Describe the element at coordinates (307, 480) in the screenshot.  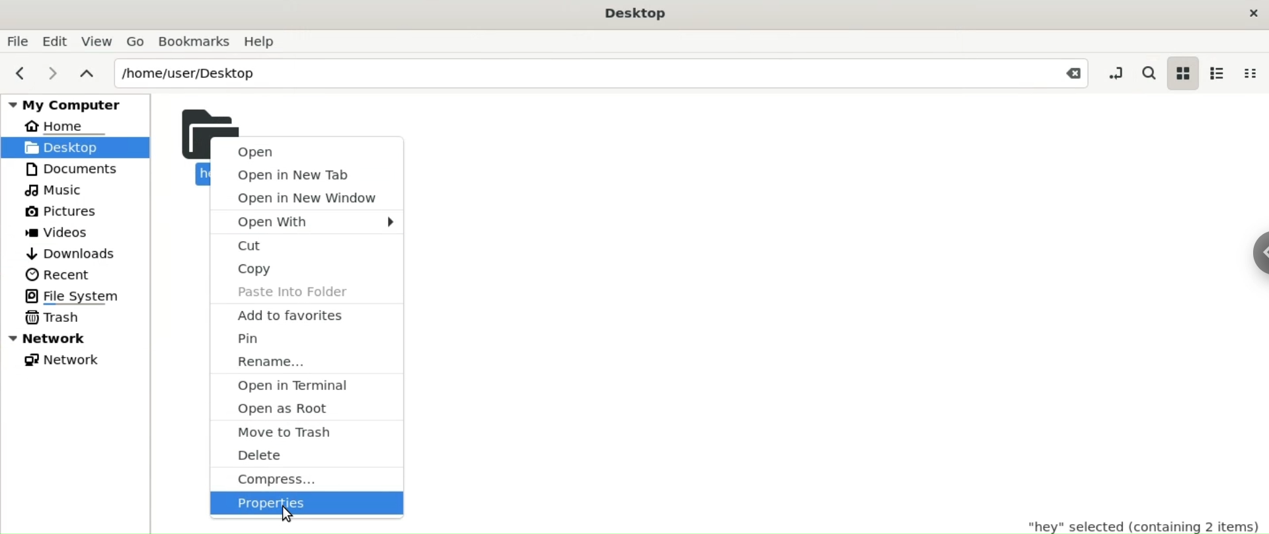
I see `compress` at that location.